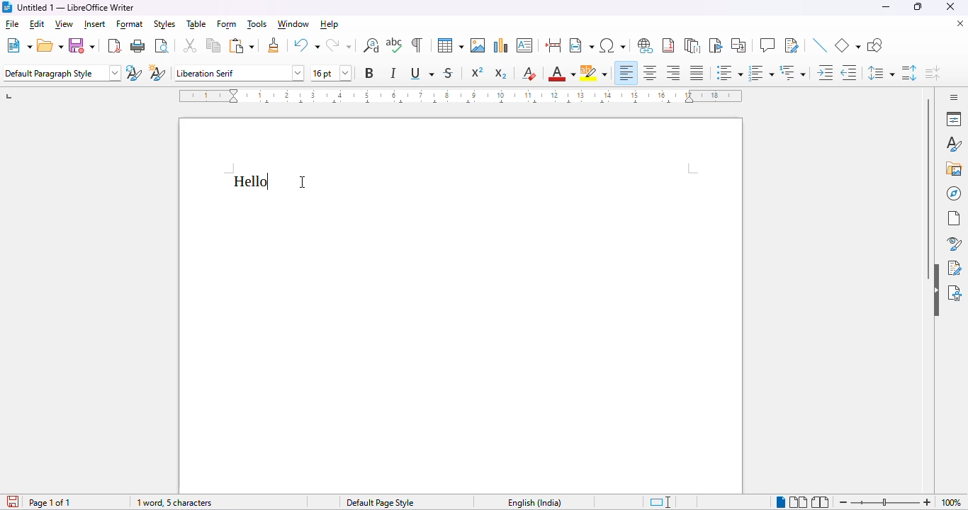 Image resolution: width=968 pixels, height=510 pixels. Describe the element at coordinates (646, 46) in the screenshot. I see `insert hyperlink` at that location.